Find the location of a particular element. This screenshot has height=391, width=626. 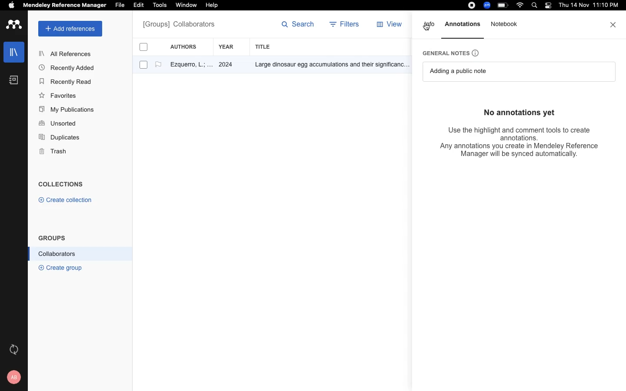

checkboxes is located at coordinates (140, 57).